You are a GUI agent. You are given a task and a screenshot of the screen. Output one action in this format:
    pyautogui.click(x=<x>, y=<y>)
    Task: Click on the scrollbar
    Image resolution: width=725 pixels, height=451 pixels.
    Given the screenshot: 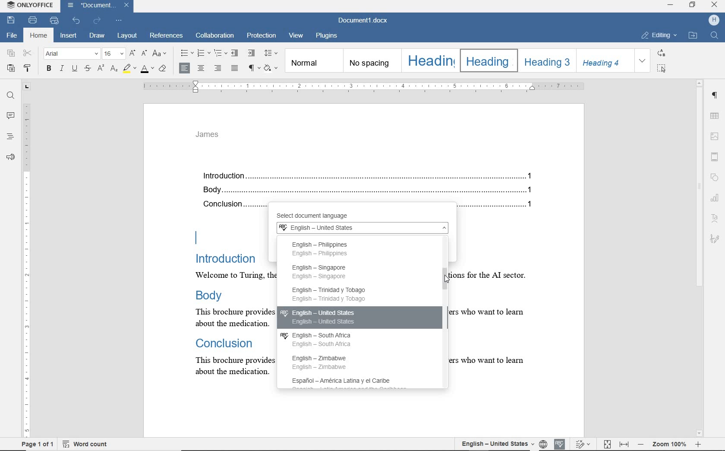 What is the action you would take?
    pyautogui.click(x=443, y=308)
    